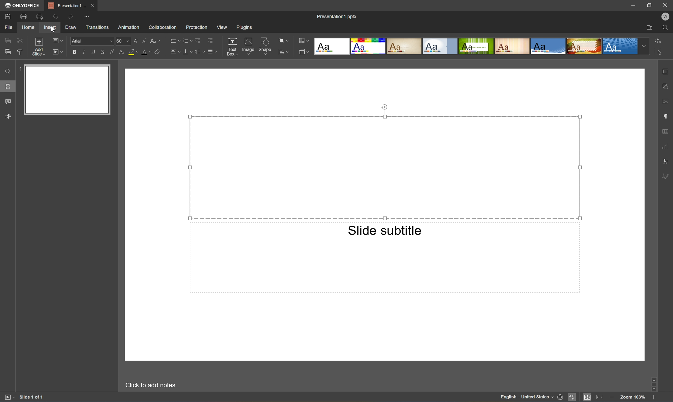  What do you see at coordinates (24, 16) in the screenshot?
I see `Print file` at bounding box center [24, 16].